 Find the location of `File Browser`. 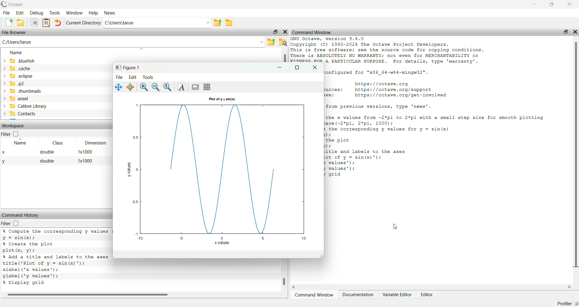

File Browser is located at coordinates (14, 33).